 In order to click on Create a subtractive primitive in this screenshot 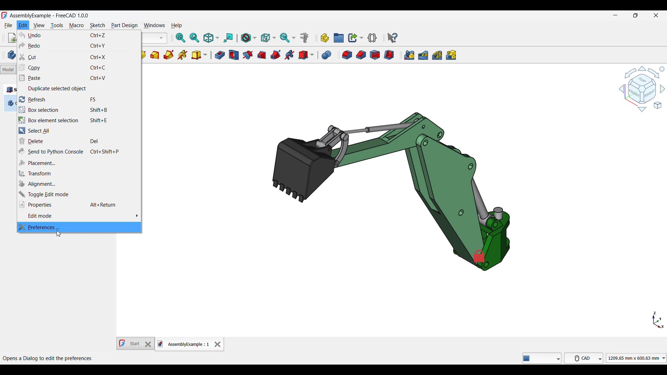, I will do `click(306, 55)`.